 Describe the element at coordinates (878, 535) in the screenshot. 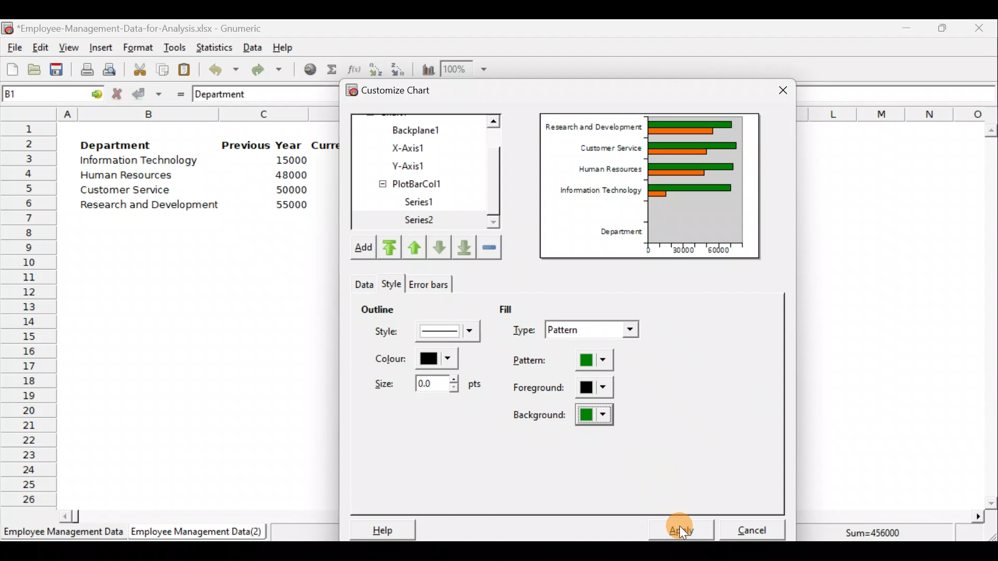

I see `Sum=456000` at that location.